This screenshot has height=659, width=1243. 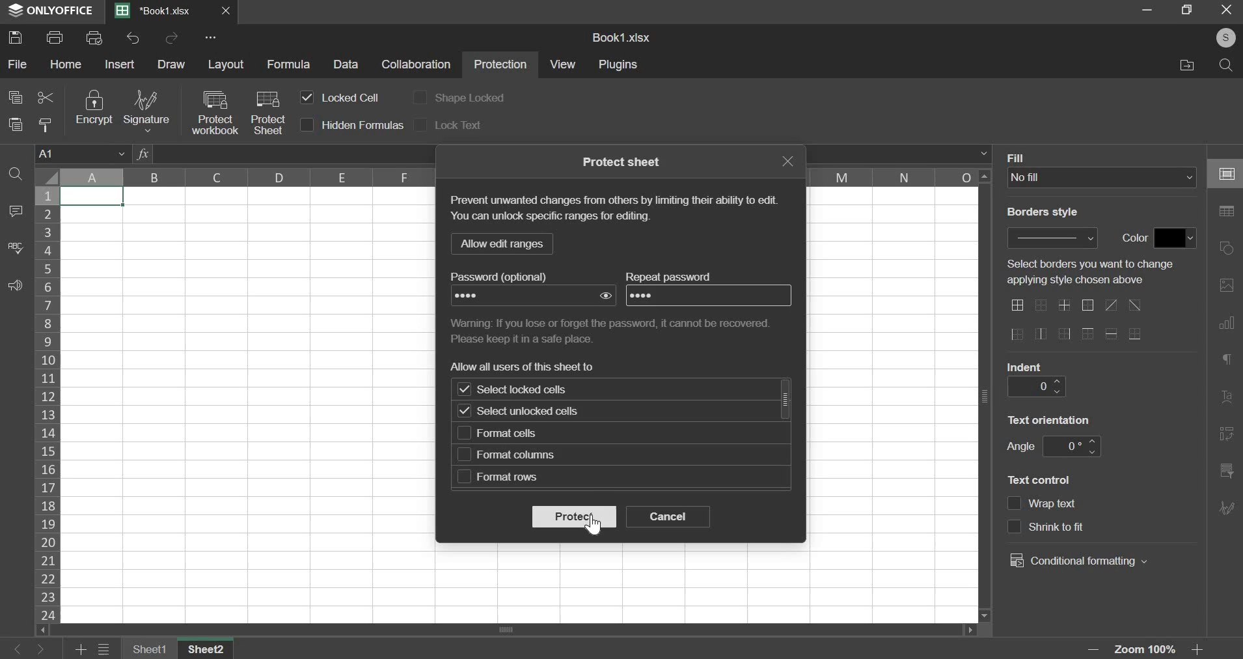 What do you see at coordinates (616, 329) in the screenshot?
I see `text` at bounding box center [616, 329].